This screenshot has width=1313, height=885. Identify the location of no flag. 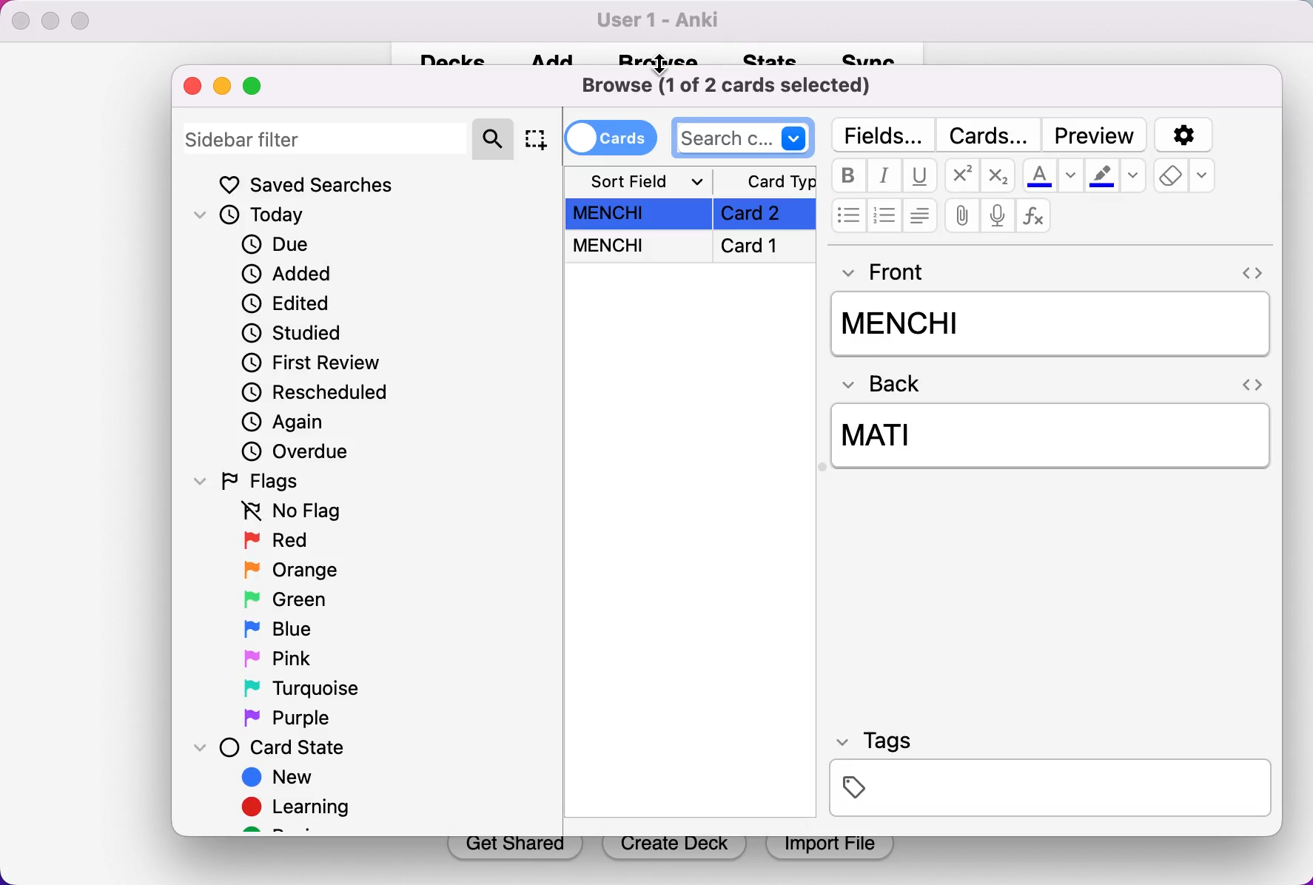
(287, 514).